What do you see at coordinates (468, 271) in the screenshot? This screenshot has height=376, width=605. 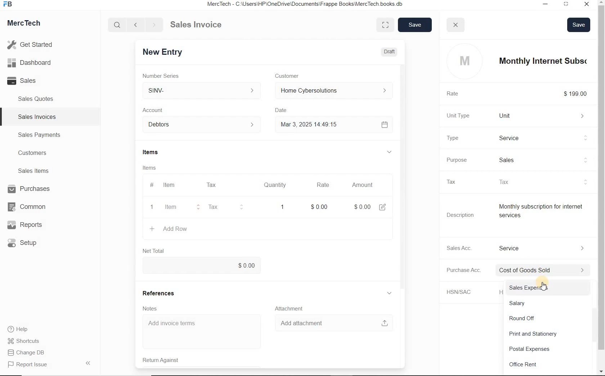 I see `Purchase Acc.` at bounding box center [468, 271].